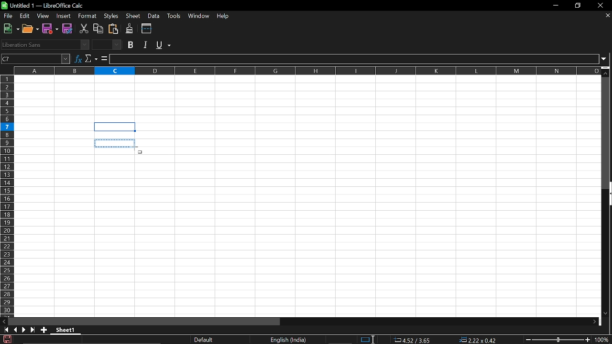 The height and width of the screenshot is (344, 612). I want to click on Input line, so click(354, 59).